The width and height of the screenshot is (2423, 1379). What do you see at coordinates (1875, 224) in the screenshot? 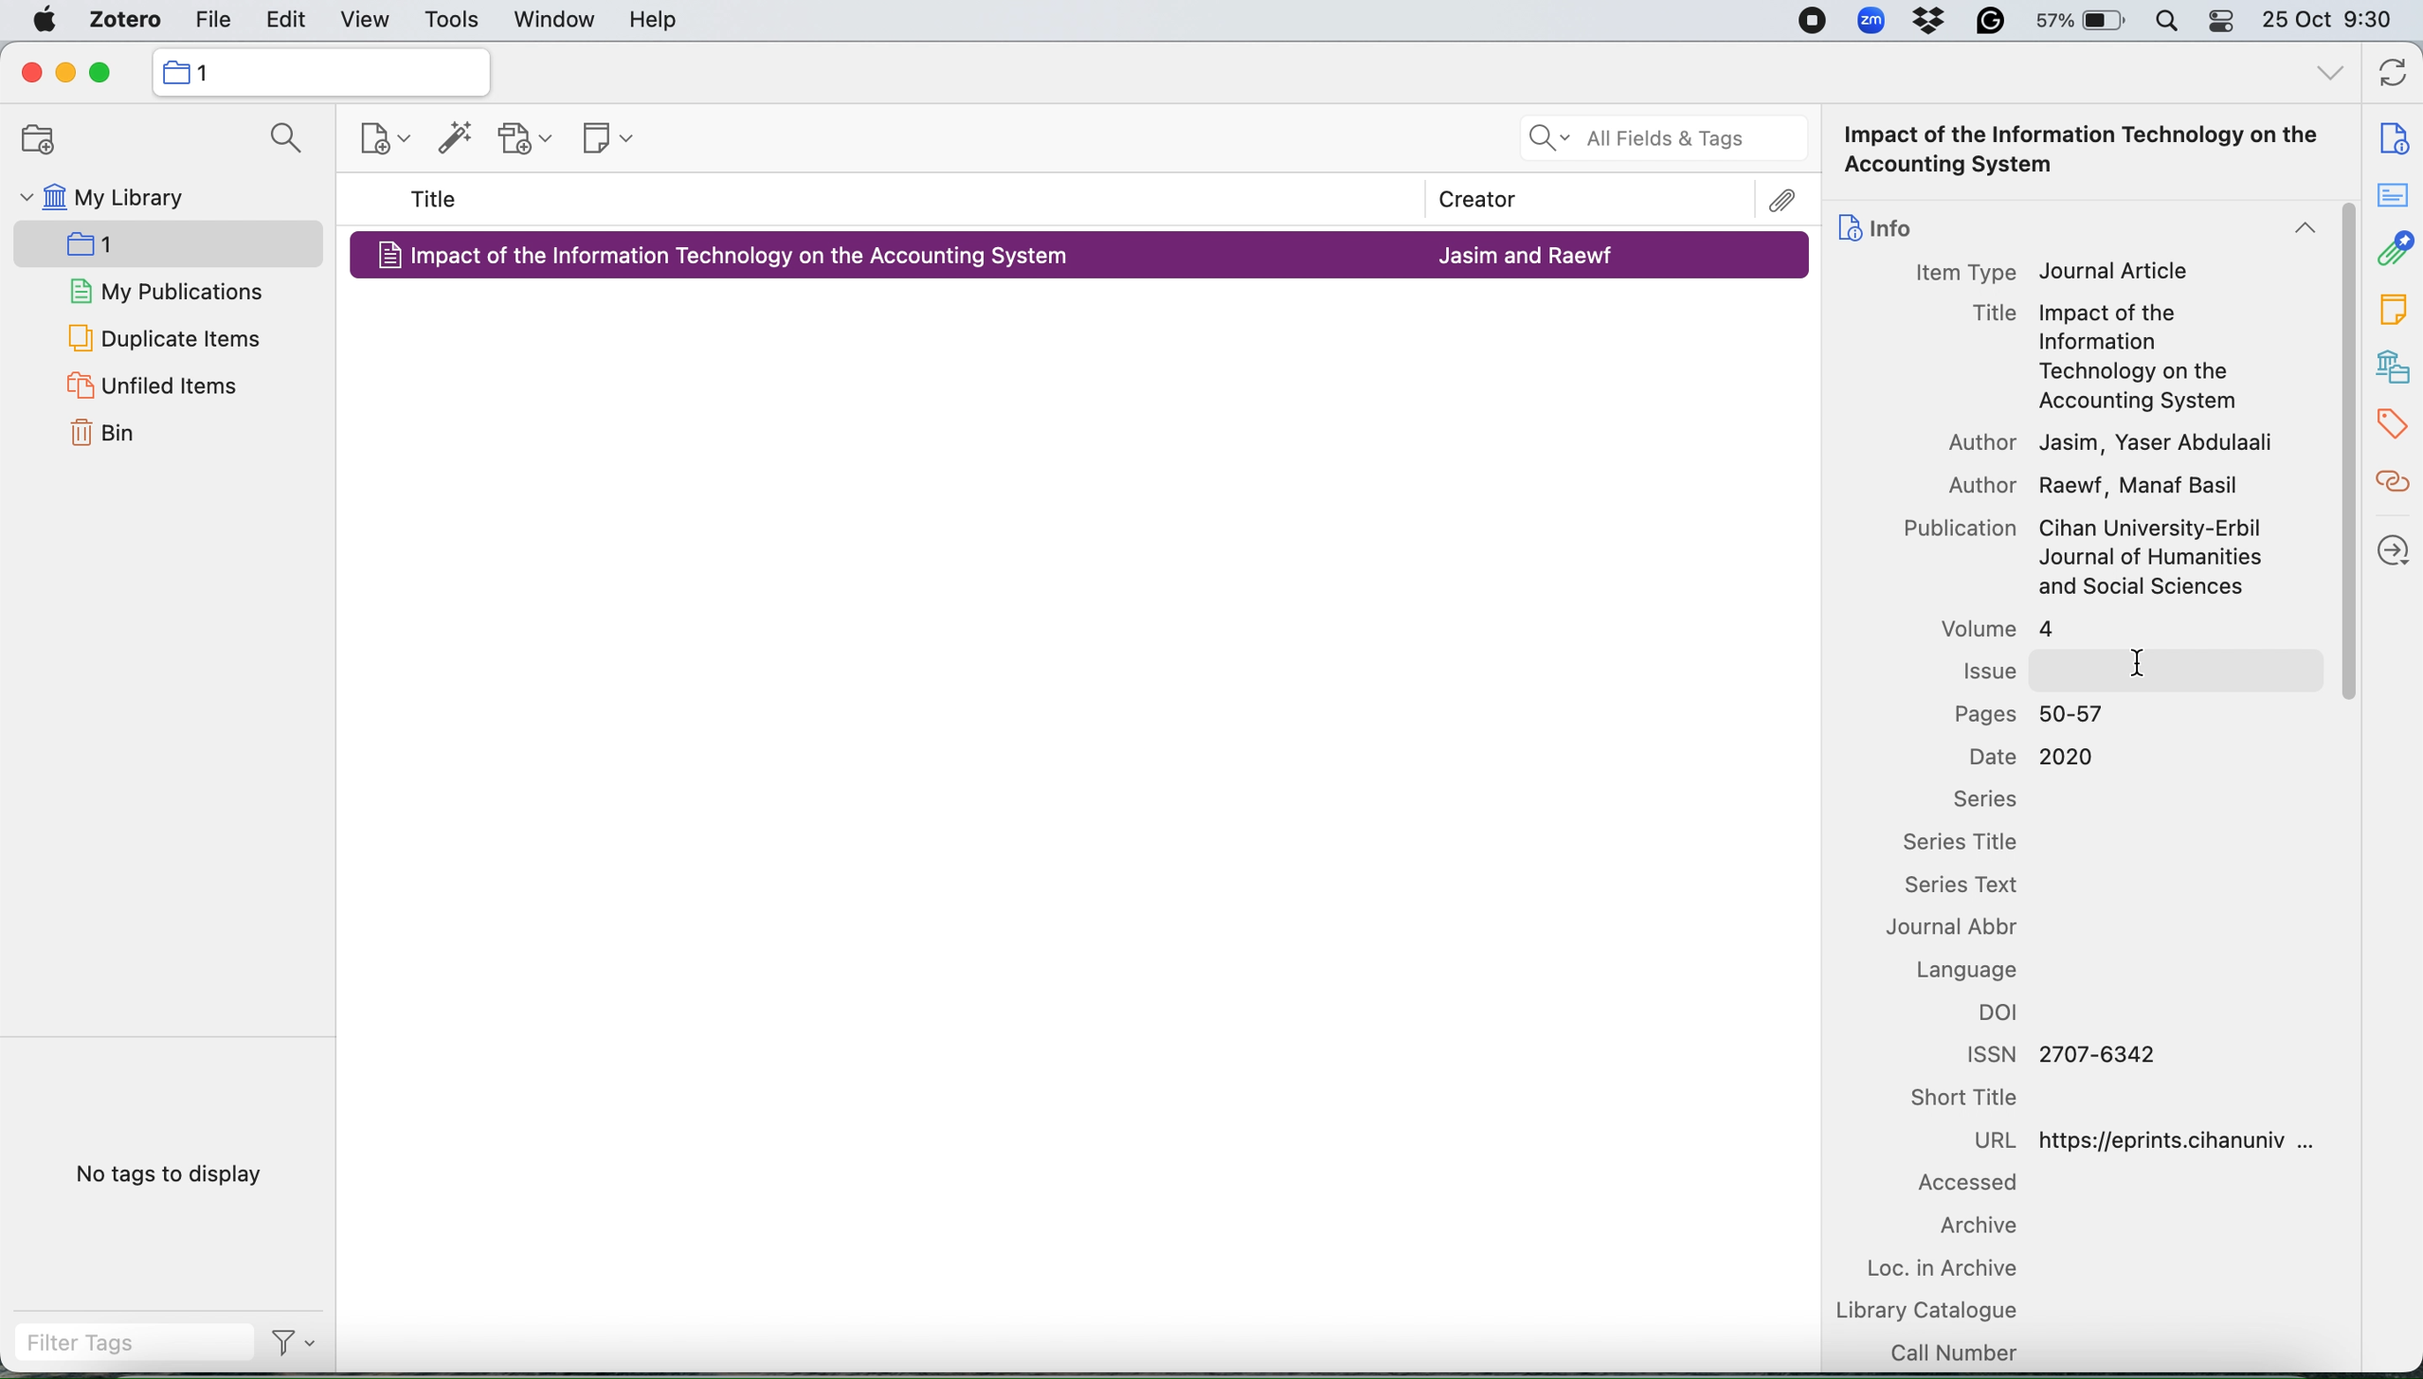
I see `info` at bounding box center [1875, 224].